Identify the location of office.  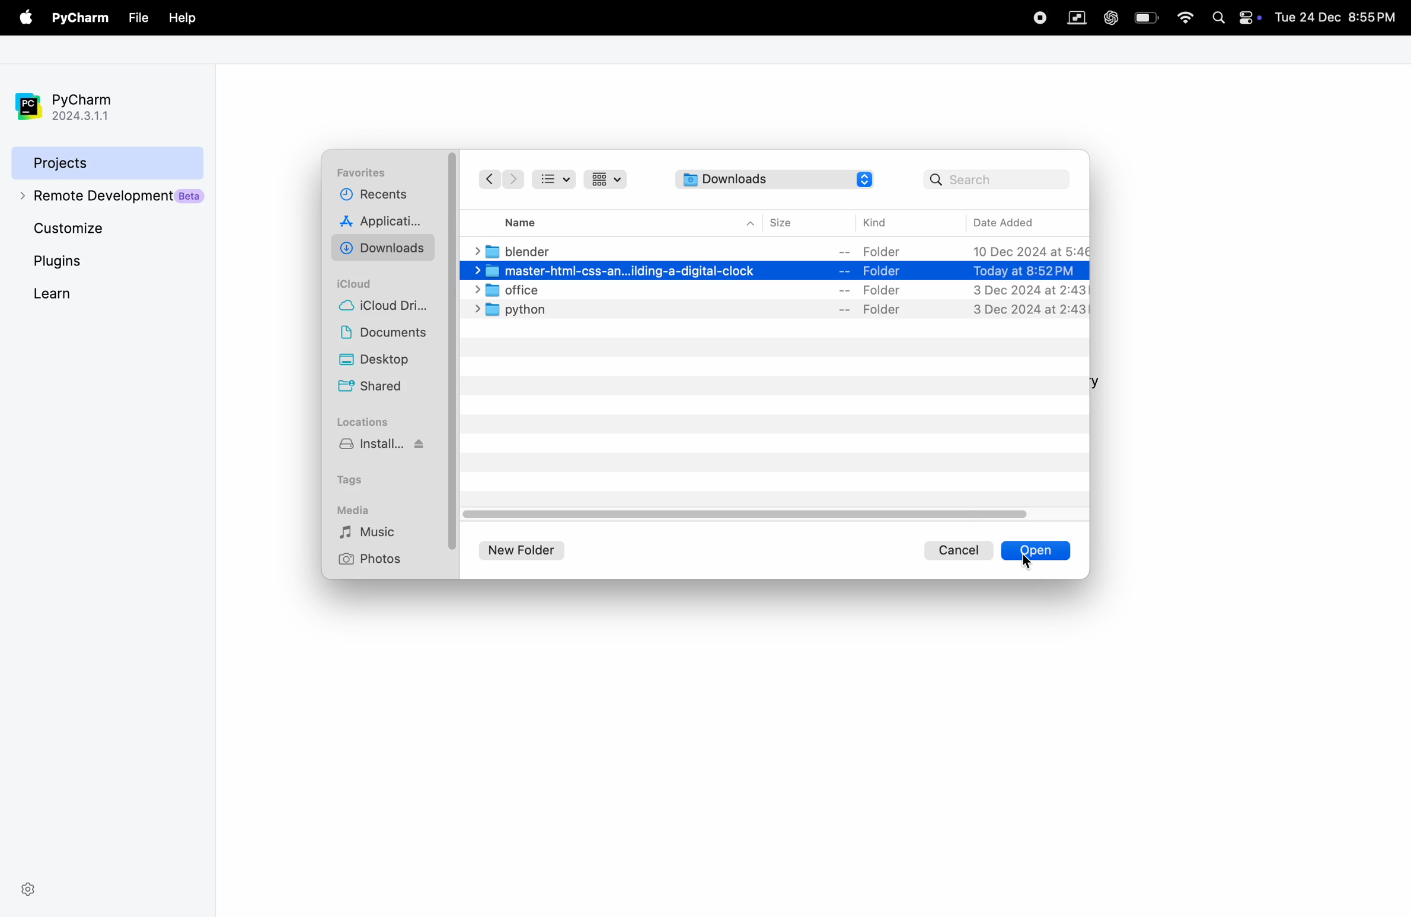
(775, 290).